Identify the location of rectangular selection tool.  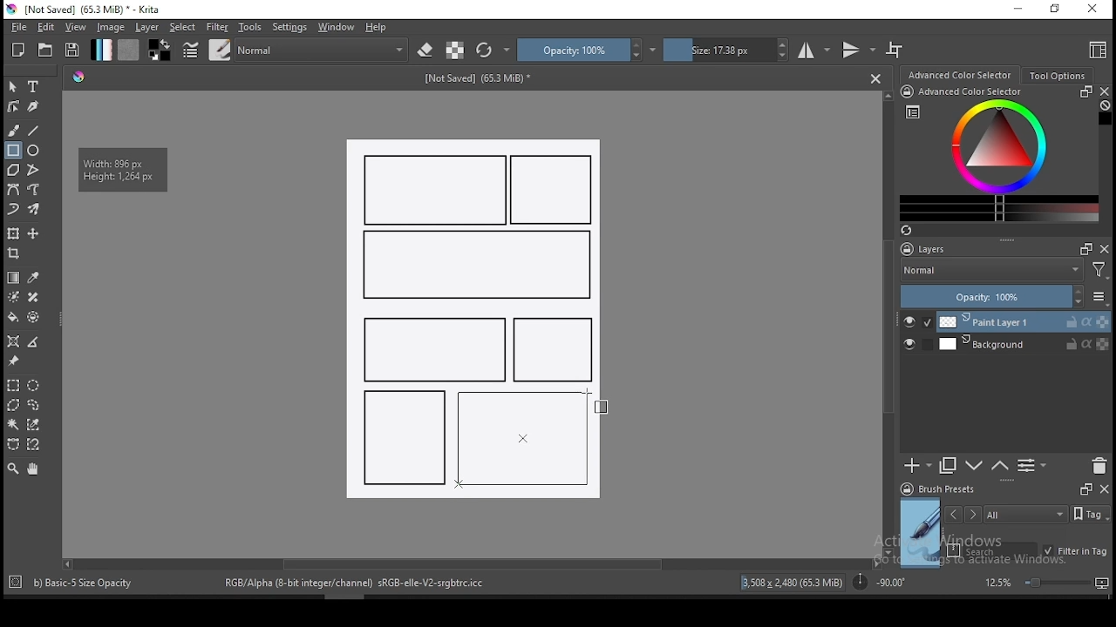
(12, 385).